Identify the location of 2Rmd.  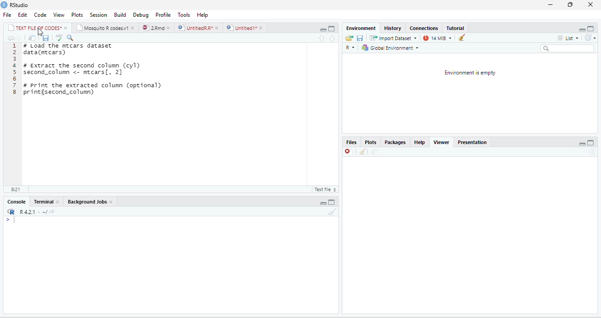
(152, 28).